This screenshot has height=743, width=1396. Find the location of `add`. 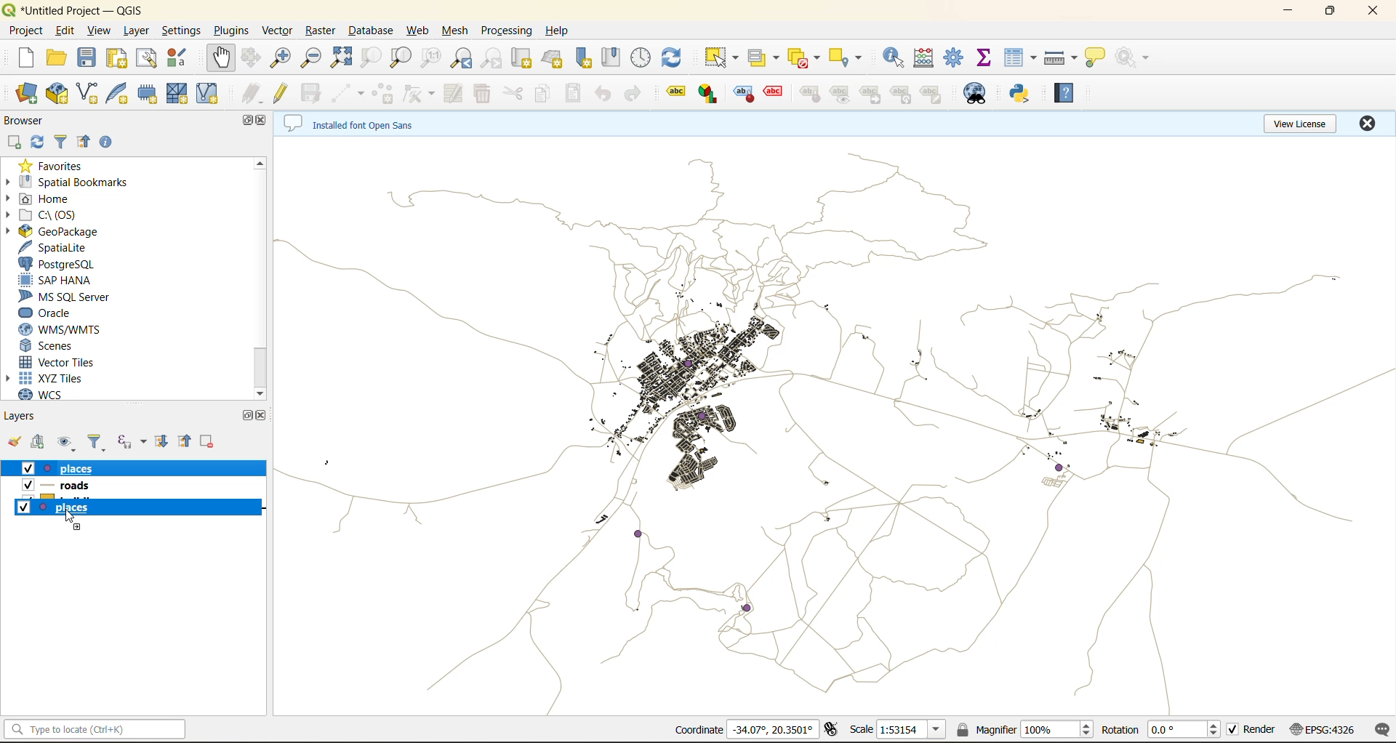

add is located at coordinates (14, 142).